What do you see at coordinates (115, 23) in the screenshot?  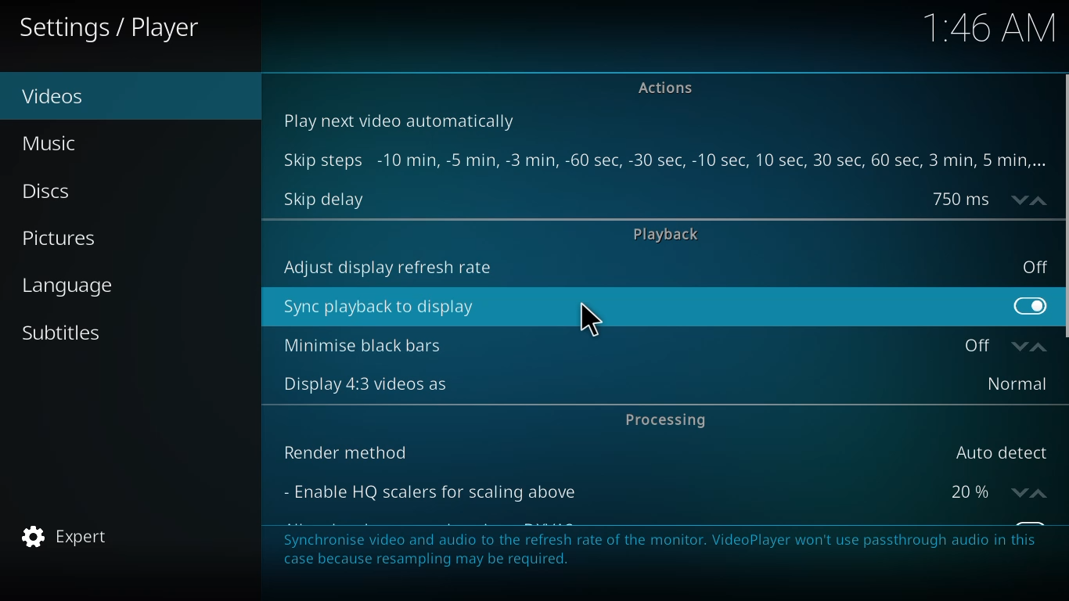 I see `player` at bounding box center [115, 23].